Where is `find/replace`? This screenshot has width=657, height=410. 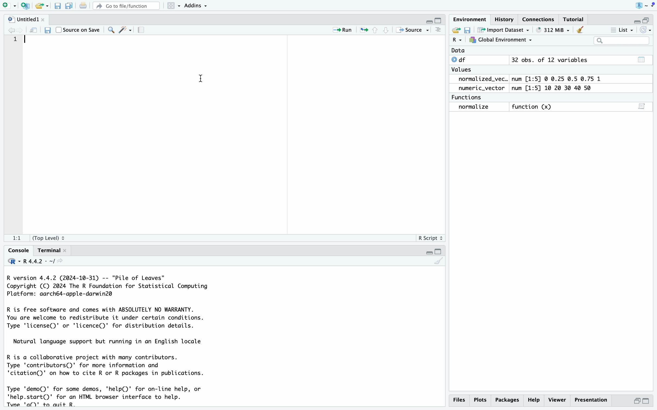 find/replace is located at coordinates (109, 30).